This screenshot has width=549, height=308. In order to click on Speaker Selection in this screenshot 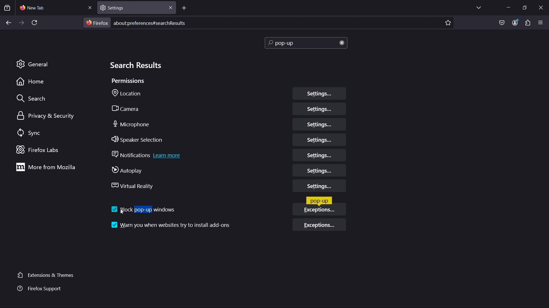, I will do `click(139, 141)`.